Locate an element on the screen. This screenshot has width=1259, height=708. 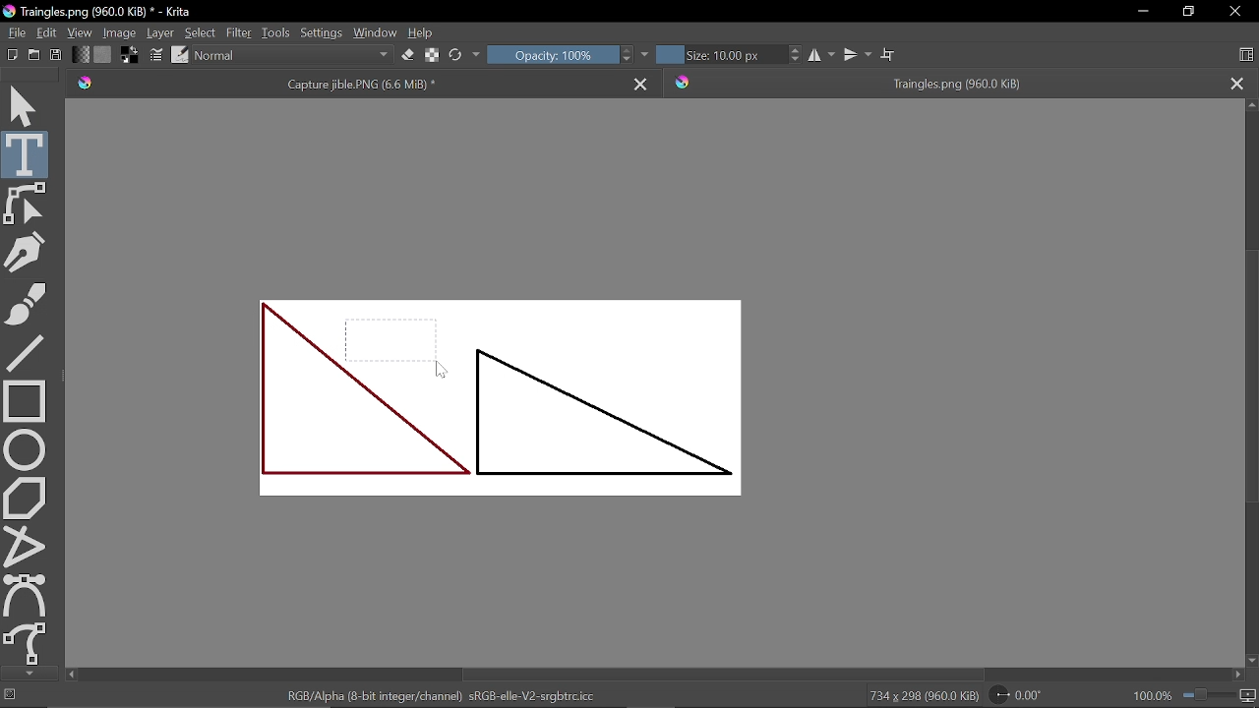
Rotate is located at coordinates (1027, 696).